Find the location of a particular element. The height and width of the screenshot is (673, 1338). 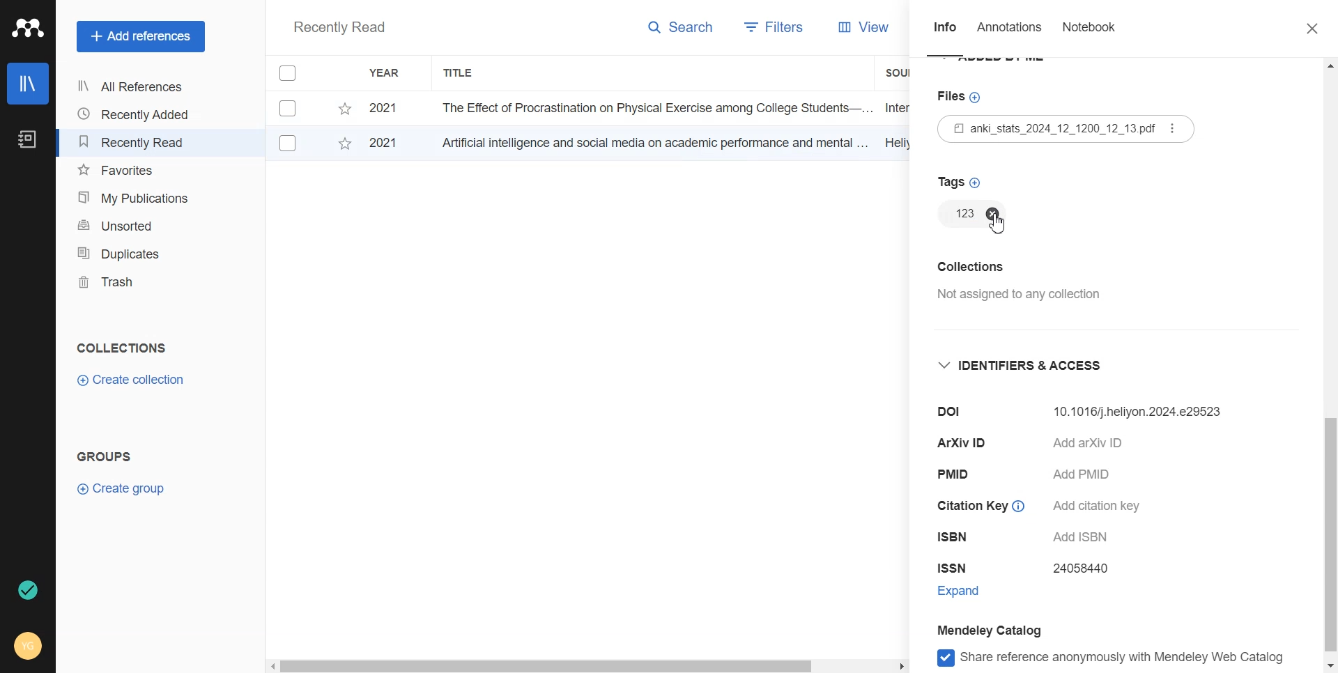

Identifier and access is located at coordinates (1031, 370).